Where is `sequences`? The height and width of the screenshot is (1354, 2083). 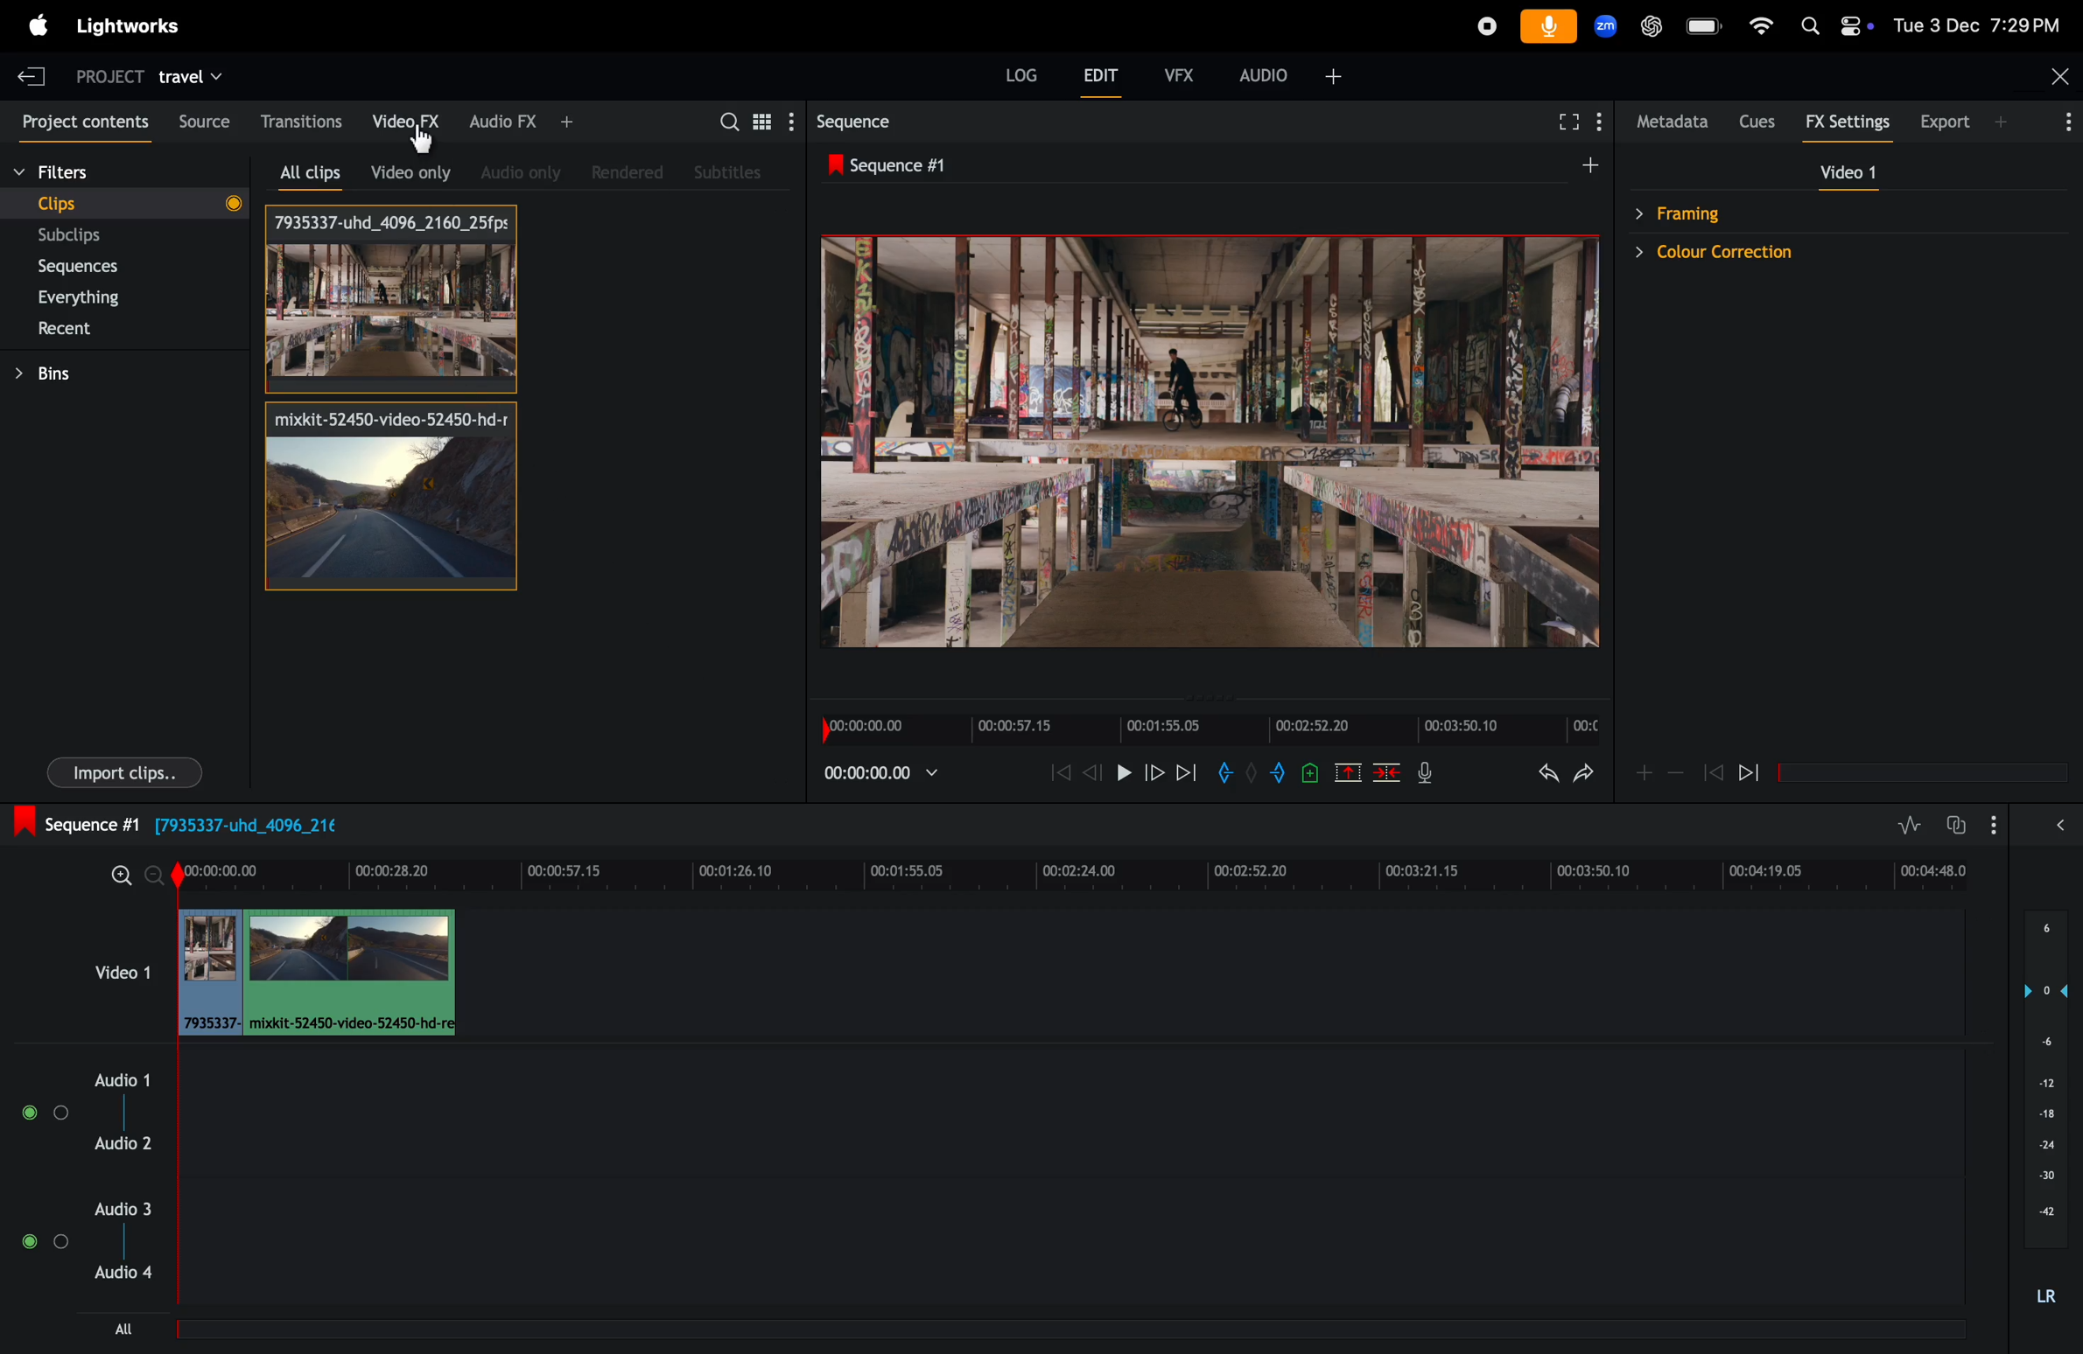 sequences is located at coordinates (107, 265).